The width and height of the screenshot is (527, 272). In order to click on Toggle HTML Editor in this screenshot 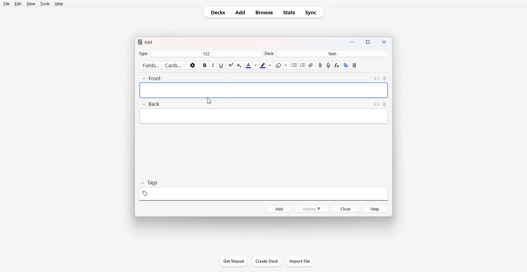, I will do `click(376, 79)`.